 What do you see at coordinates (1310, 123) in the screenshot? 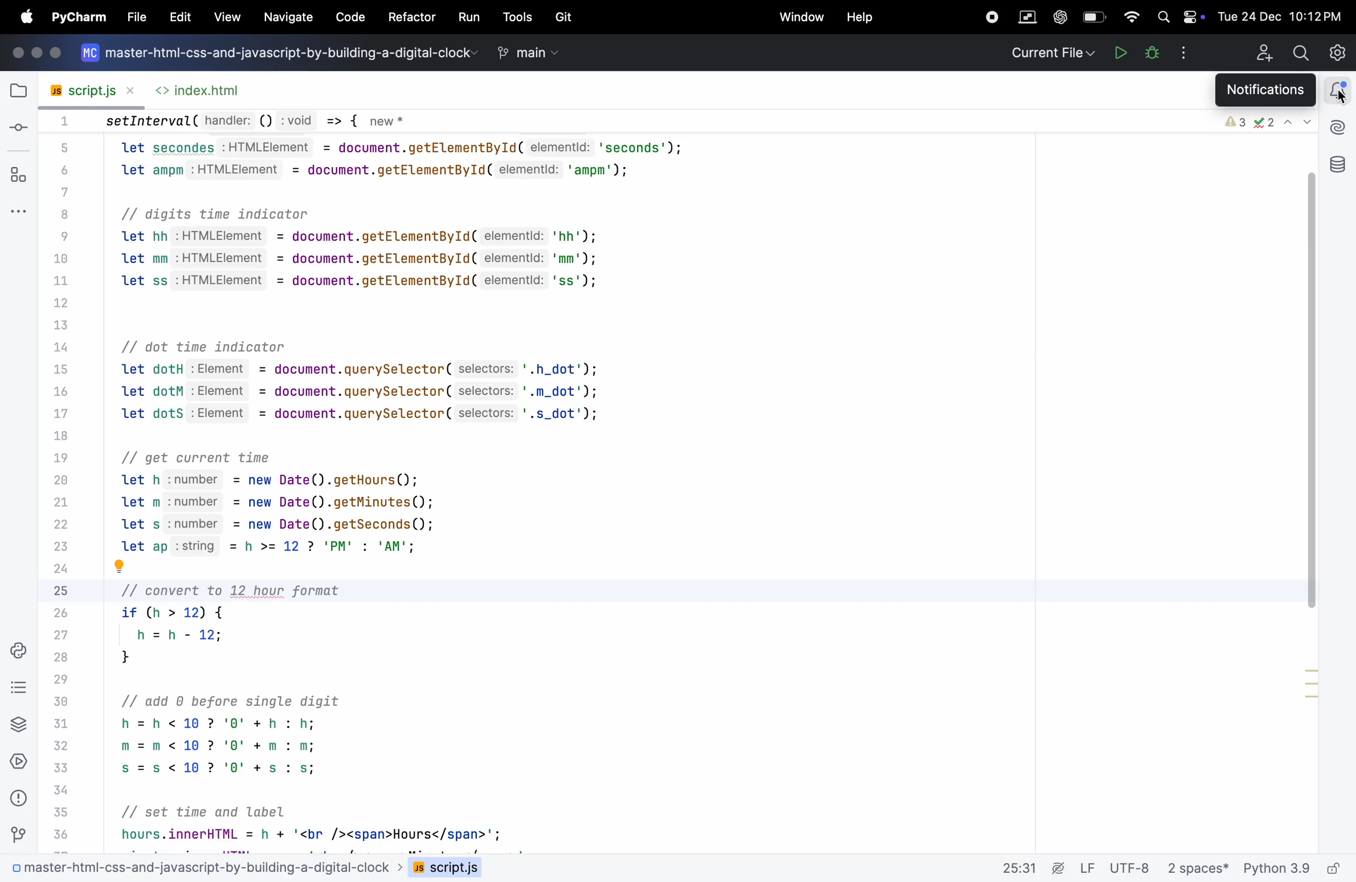
I see `dropdown` at bounding box center [1310, 123].